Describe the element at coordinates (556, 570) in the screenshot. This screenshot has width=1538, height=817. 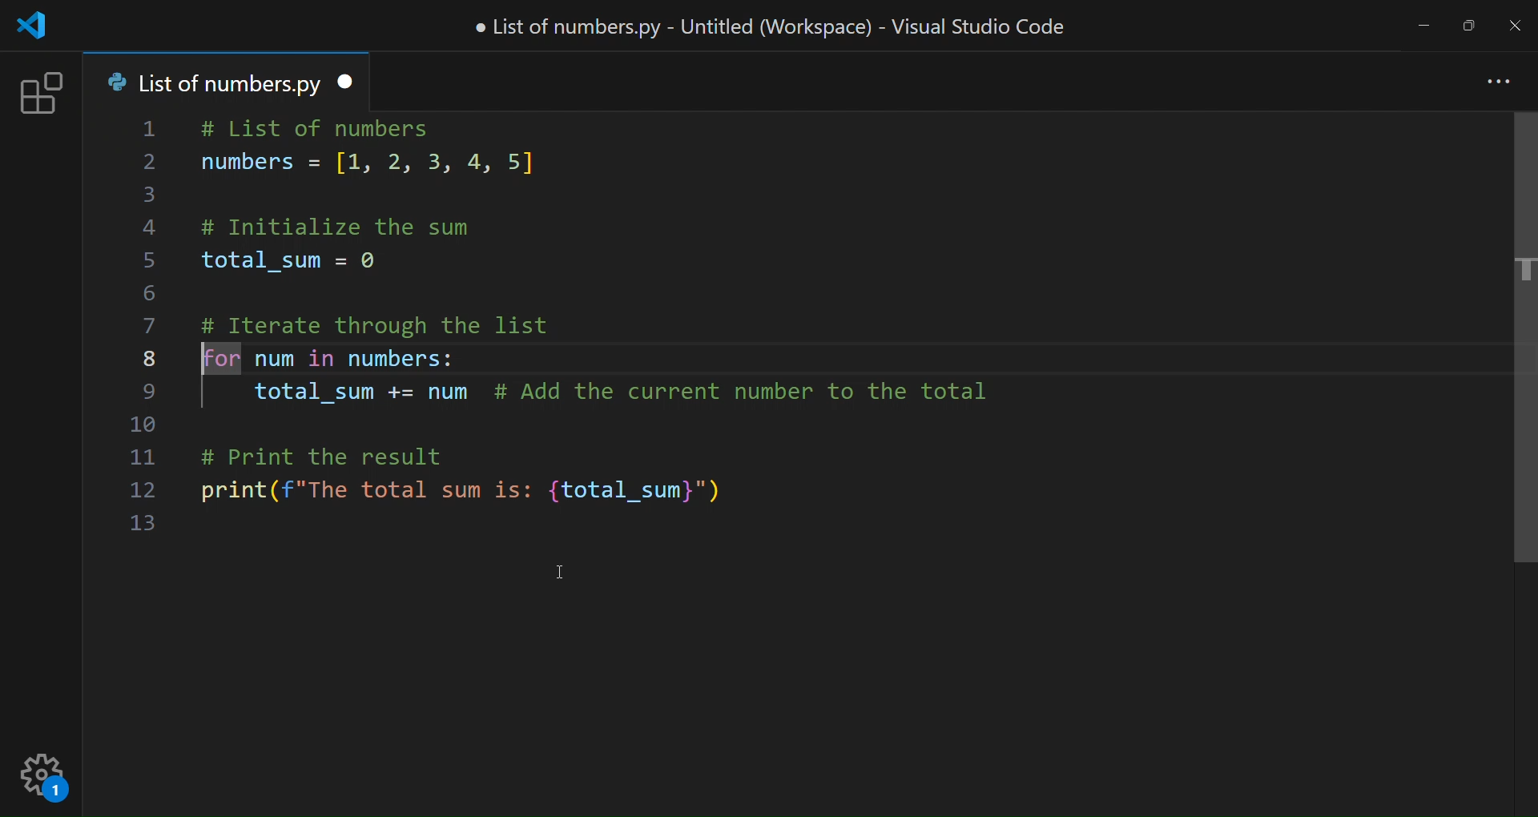
I see `cursor` at that location.